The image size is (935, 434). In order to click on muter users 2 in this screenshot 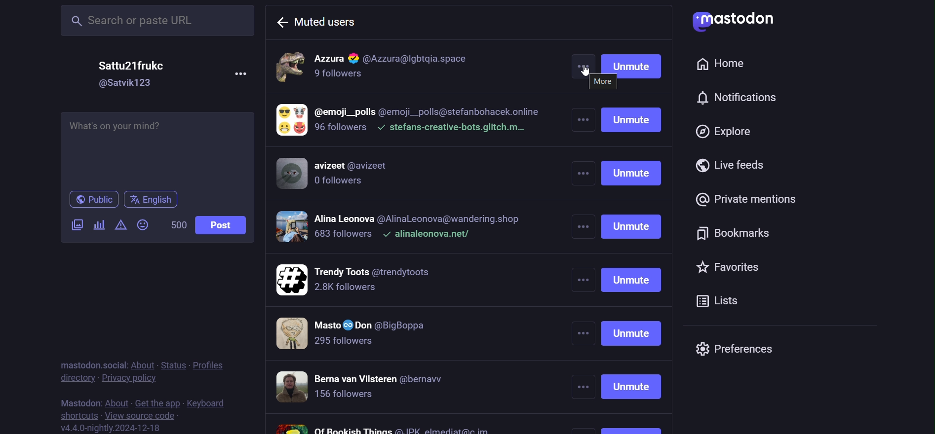, I will do `click(409, 121)`.